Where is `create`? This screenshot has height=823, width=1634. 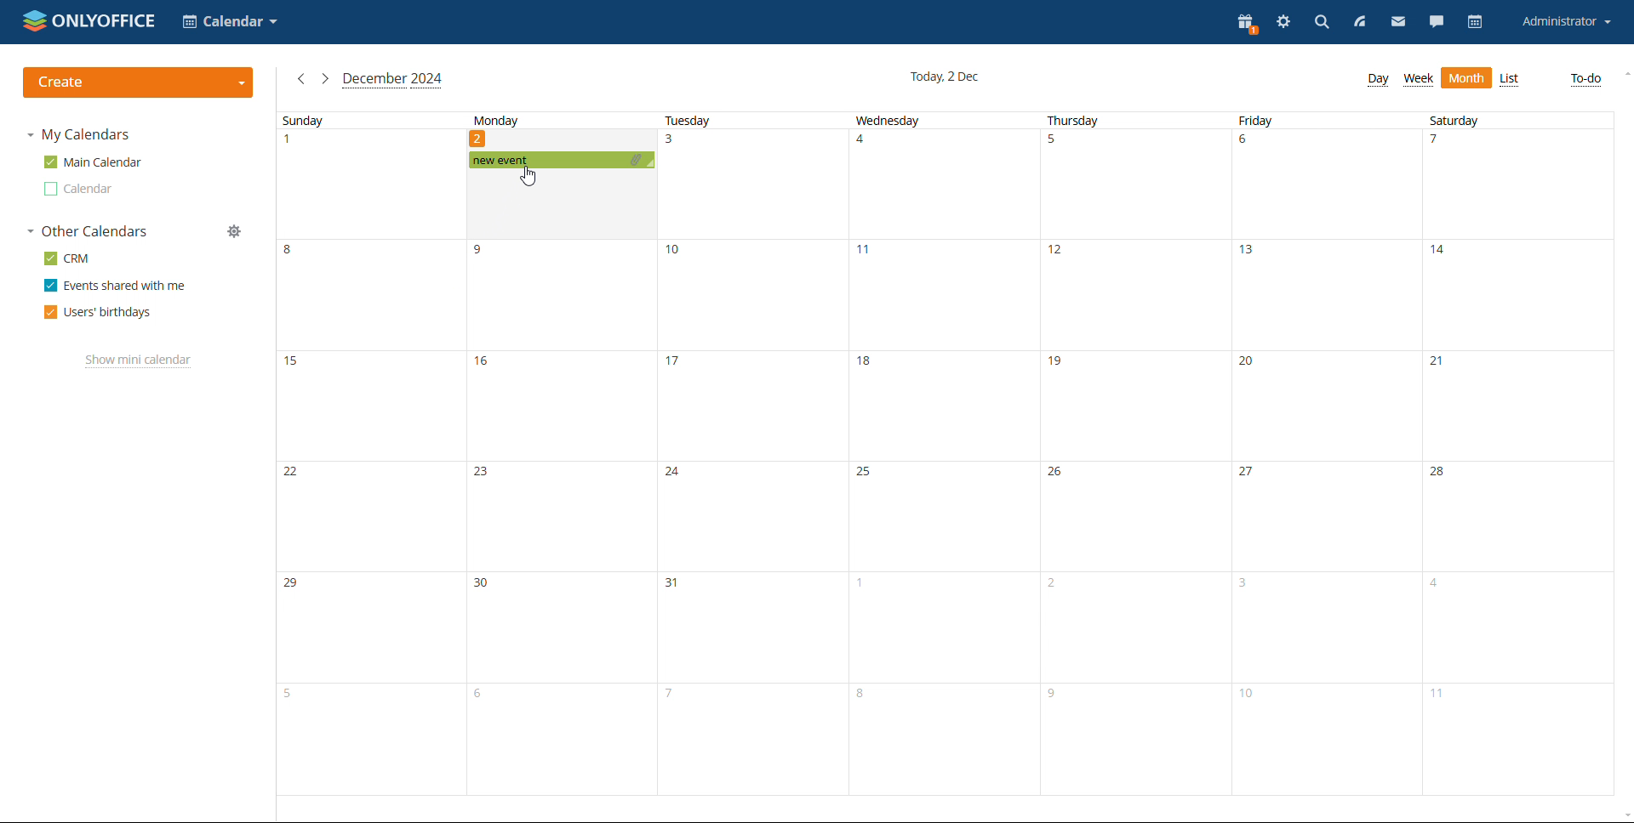 create is located at coordinates (138, 82).